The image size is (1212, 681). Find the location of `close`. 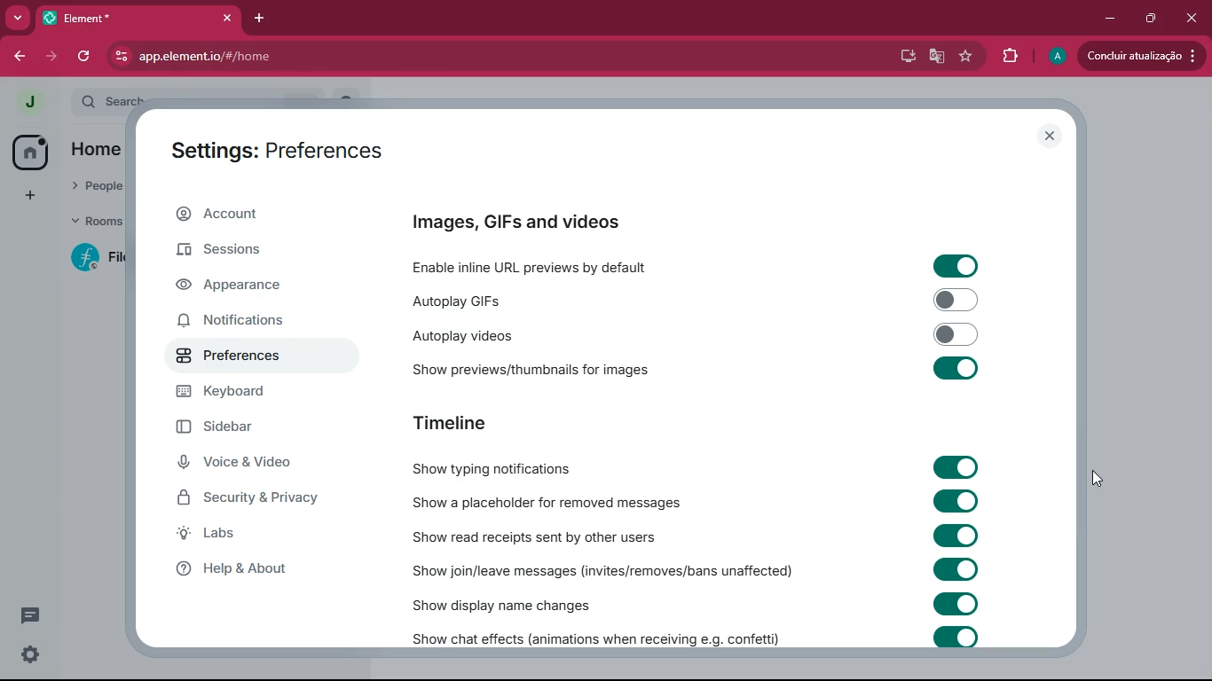

close is located at coordinates (1194, 18).